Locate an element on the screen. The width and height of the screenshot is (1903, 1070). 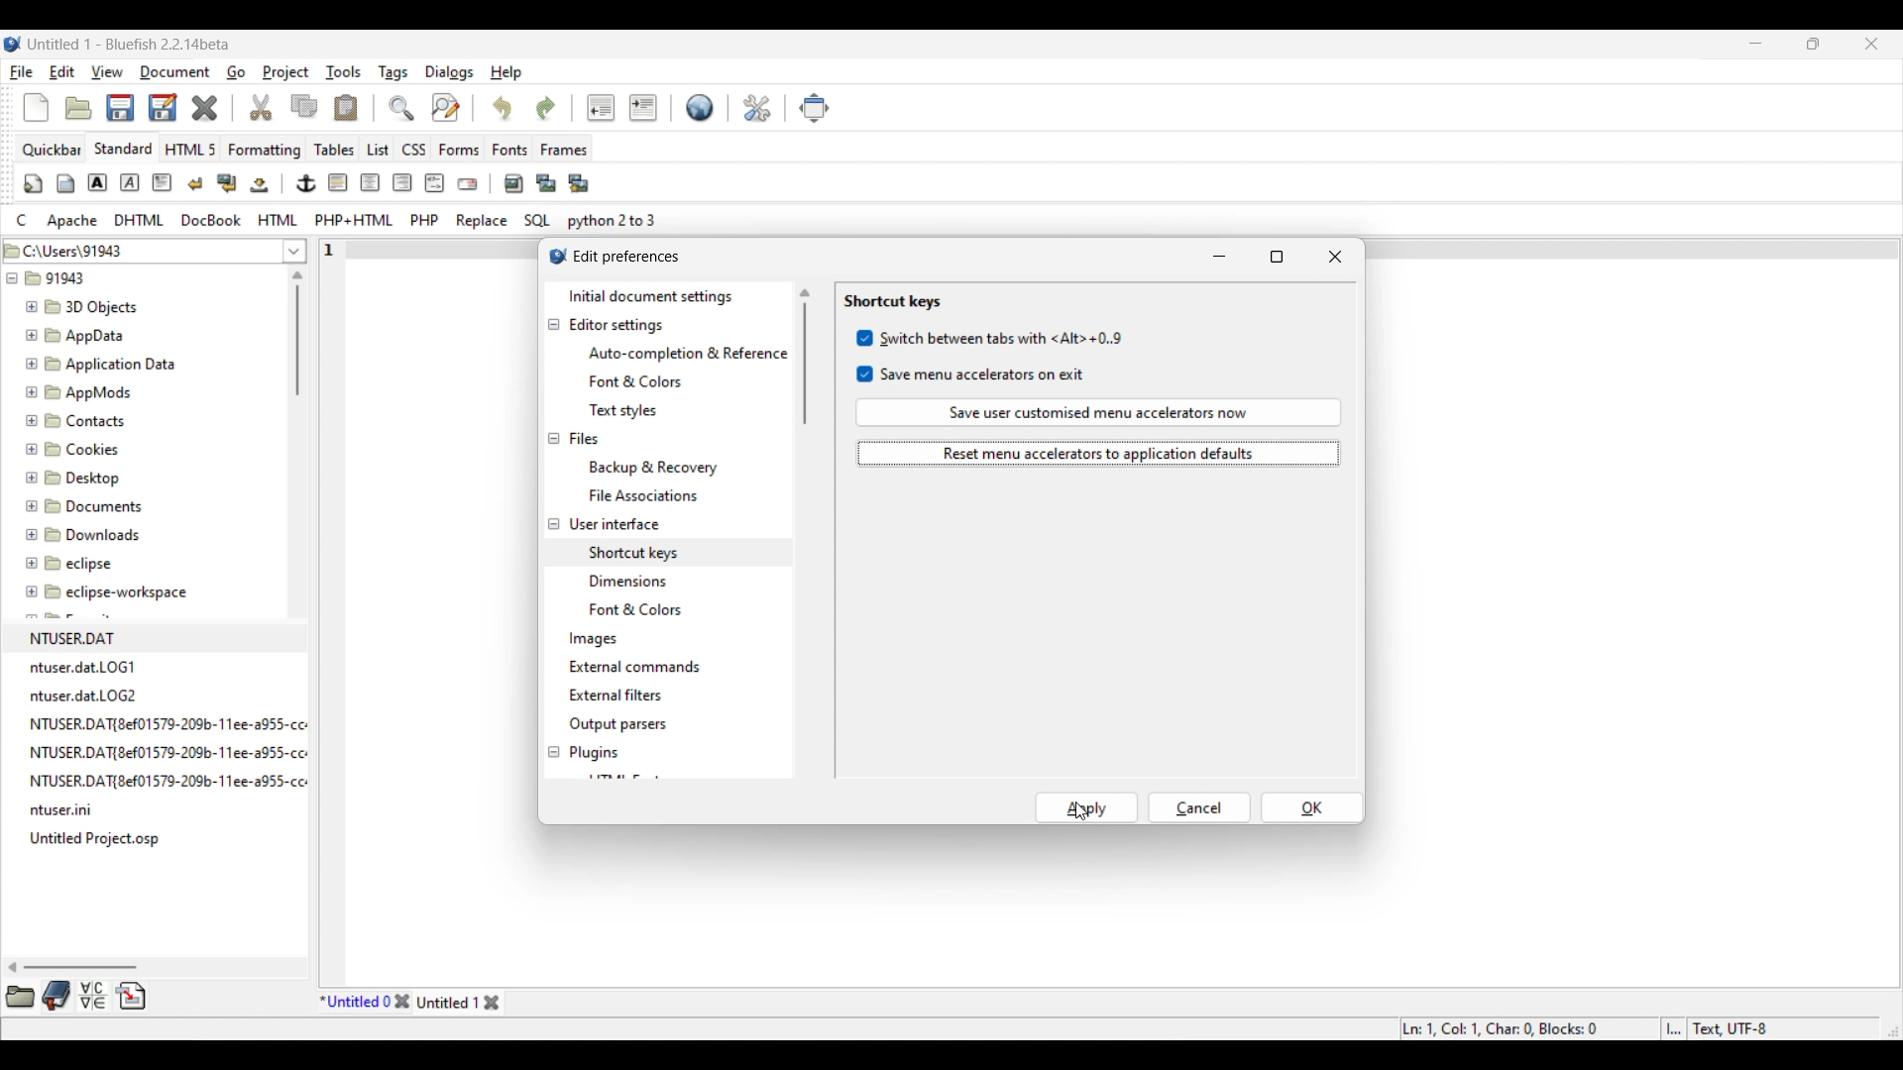
Reset menu accelerators to application defaults is located at coordinates (1099, 454).